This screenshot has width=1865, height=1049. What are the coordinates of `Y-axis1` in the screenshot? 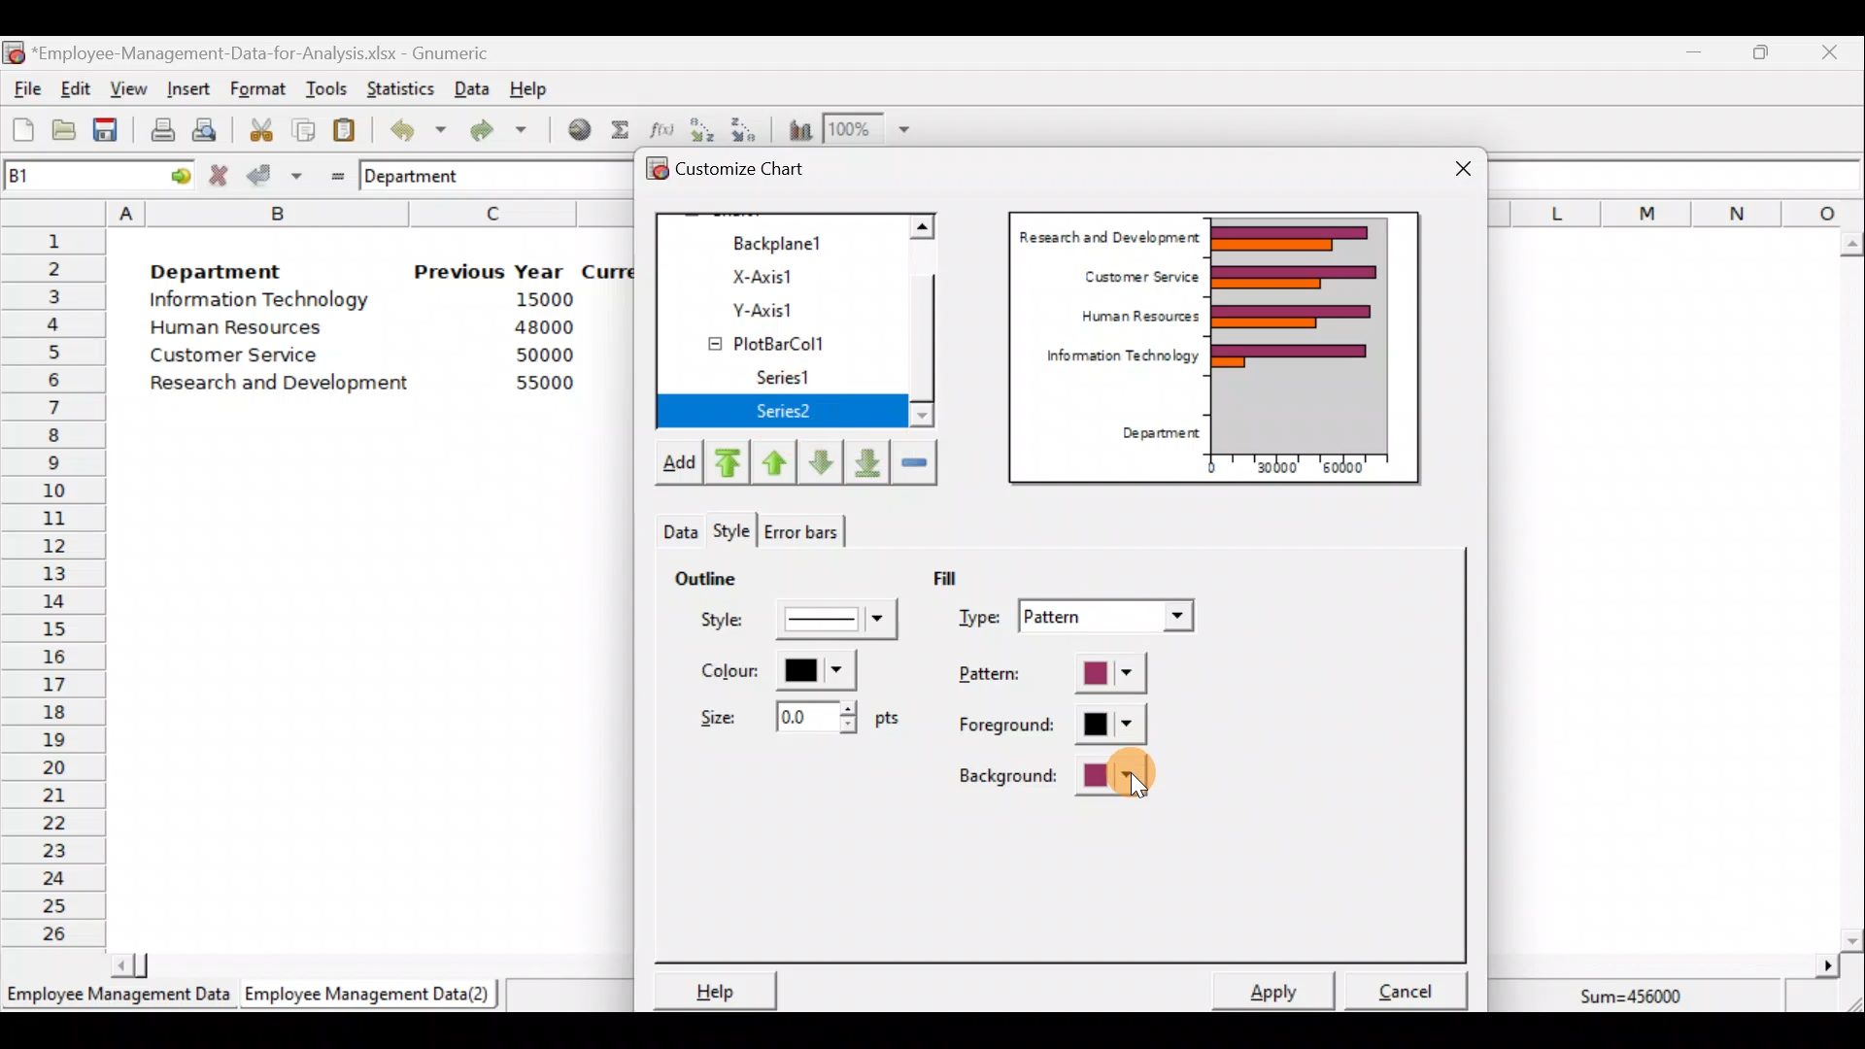 It's located at (788, 307).